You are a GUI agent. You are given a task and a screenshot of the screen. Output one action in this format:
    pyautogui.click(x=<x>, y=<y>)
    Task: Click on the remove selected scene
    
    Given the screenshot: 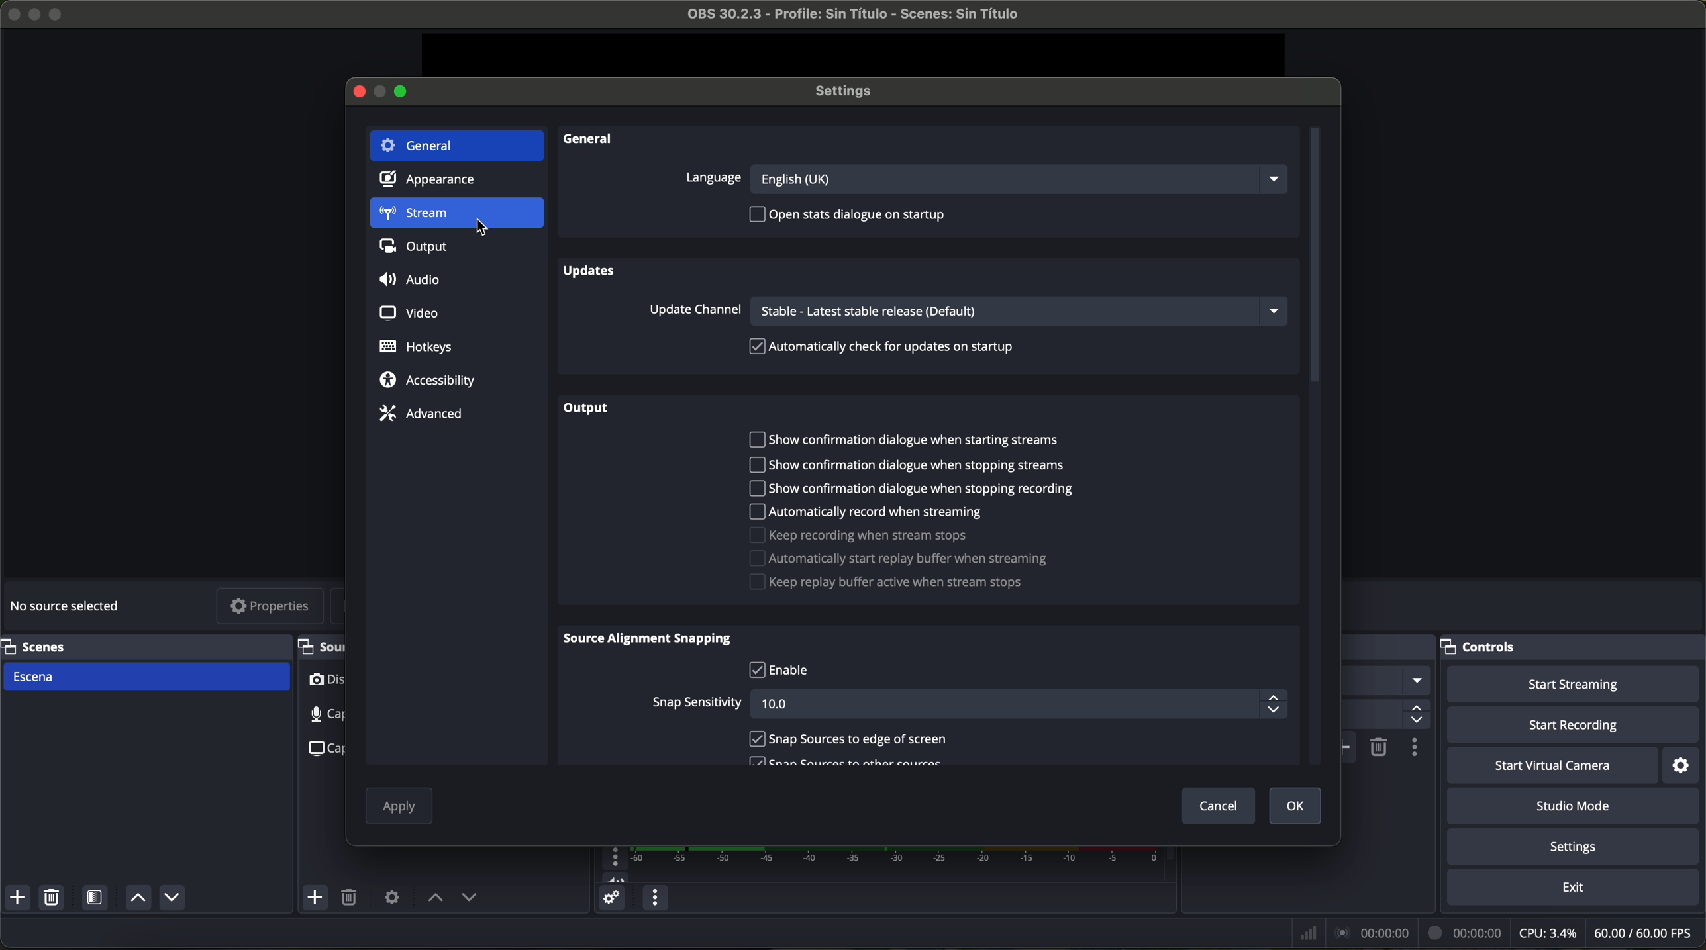 What is the action you would take?
    pyautogui.click(x=54, y=900)
    